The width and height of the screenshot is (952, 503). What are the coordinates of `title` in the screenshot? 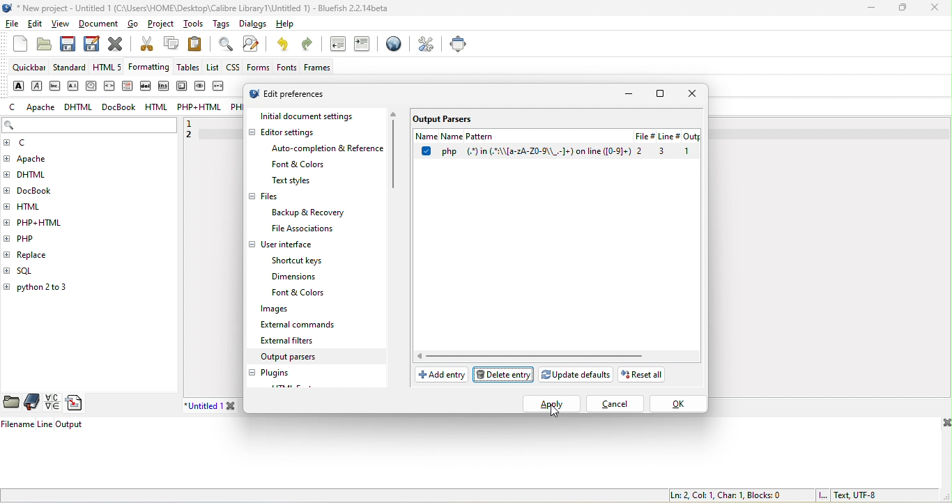 It's located at (197, 6).